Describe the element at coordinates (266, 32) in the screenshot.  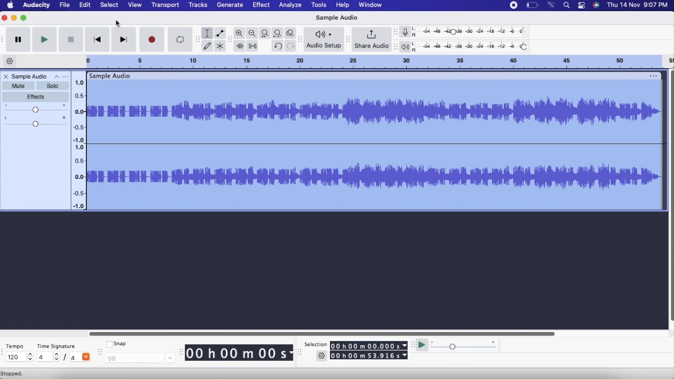
I see `Fit selection to width` at that location.